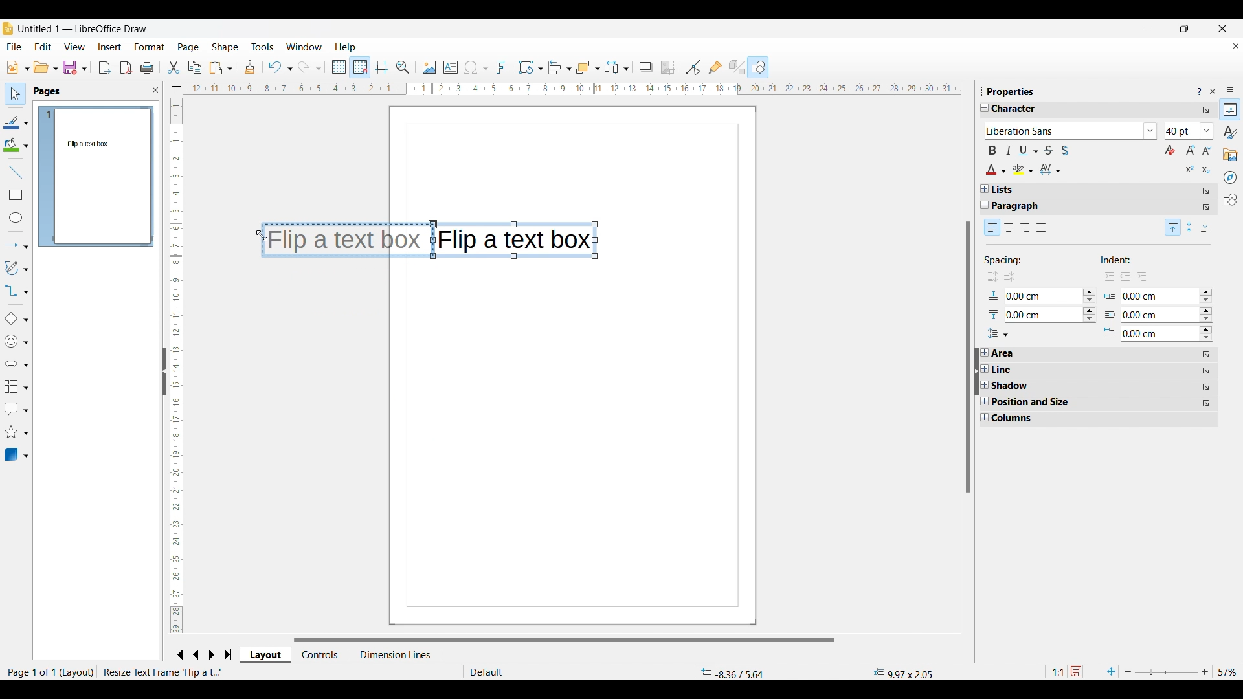 This screenshot has width=1243, height=699. What do you see at coordinates (988, 276) in the screenshot?
I see `increase space` at bounding box center [988, 276].